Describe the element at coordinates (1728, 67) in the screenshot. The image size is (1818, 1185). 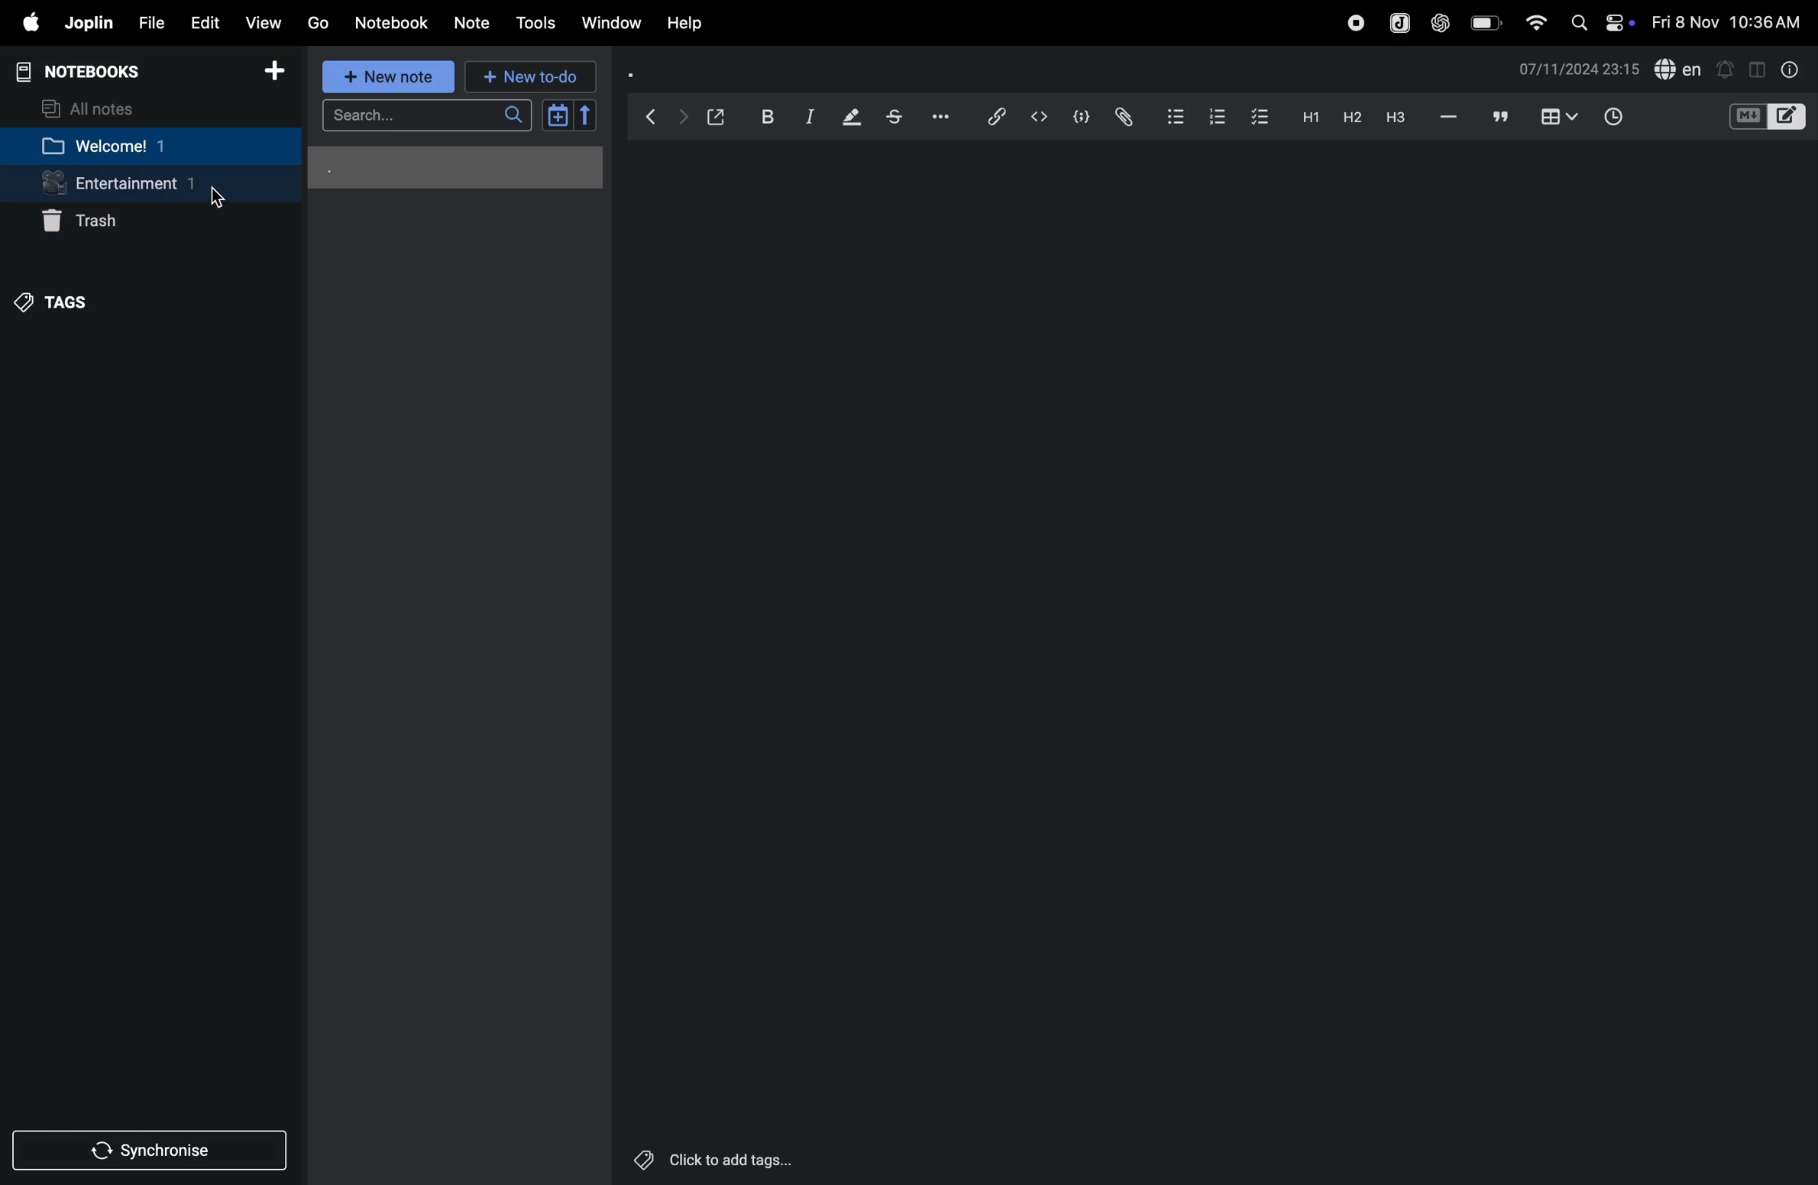
I see `create alert` at that location.